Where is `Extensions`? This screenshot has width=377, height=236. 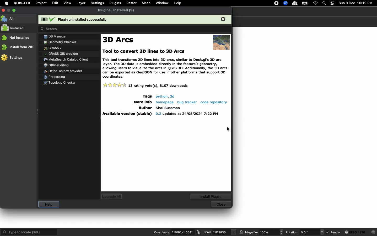
Extensions is located at coordinates (290, 3).